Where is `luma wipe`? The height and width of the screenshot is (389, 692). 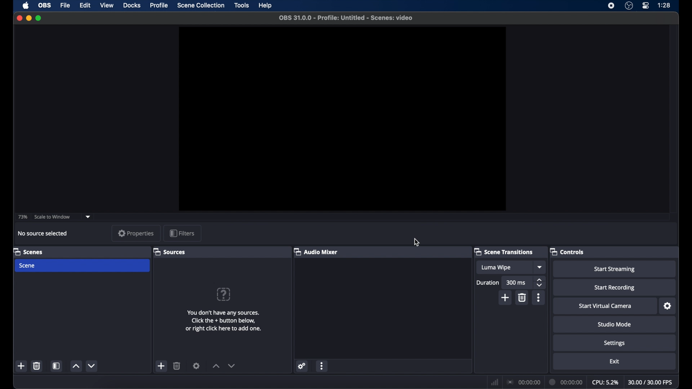 luma wipe is located at coordinates (505, 267).